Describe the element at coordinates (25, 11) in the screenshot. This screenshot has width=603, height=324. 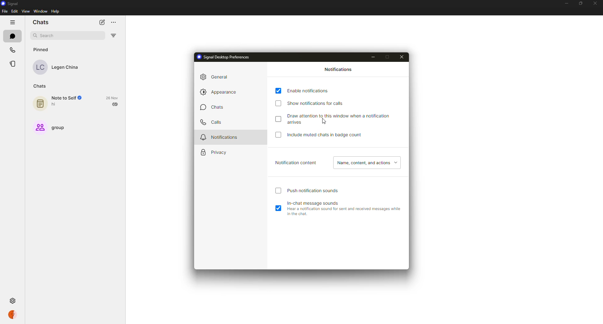
I see `view` at that location.